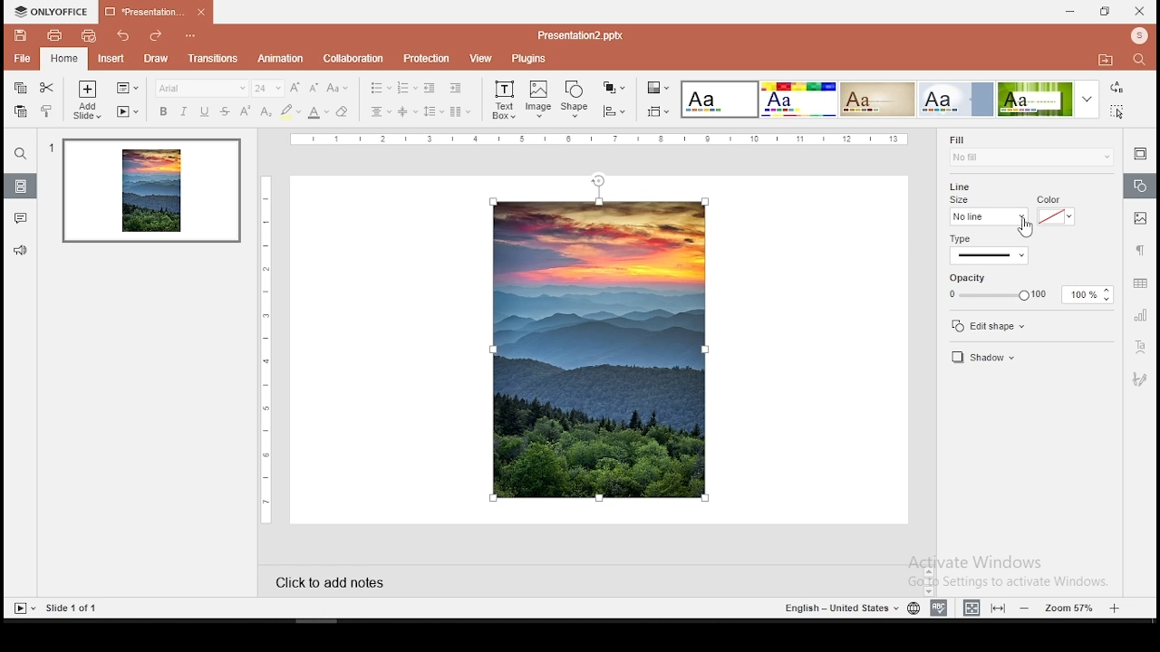  Describe the element at coordinates (1139, 378) in the screenshot. I see `` at that location.